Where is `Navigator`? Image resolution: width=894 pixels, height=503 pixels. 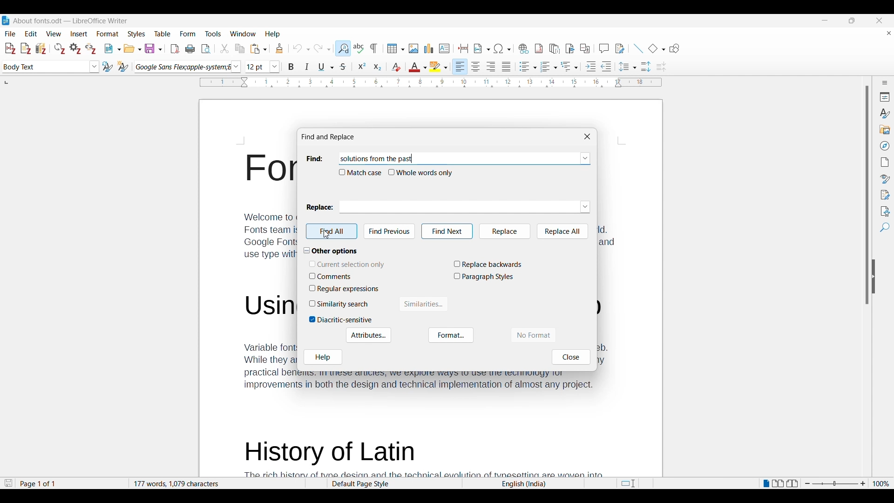 Navigator is located at coordinates (884, 146).